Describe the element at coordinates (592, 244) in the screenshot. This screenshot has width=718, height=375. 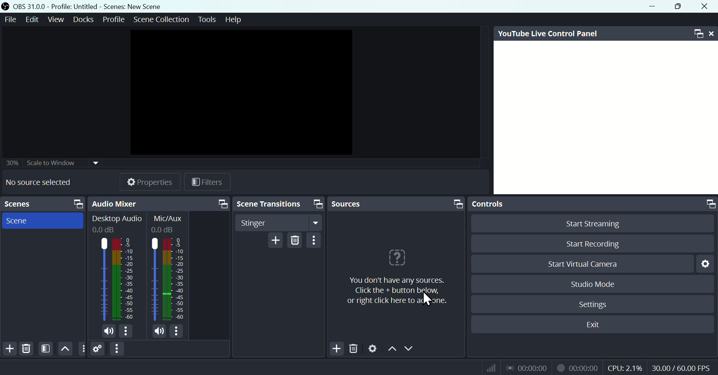
I see `Start Recording` at that location.